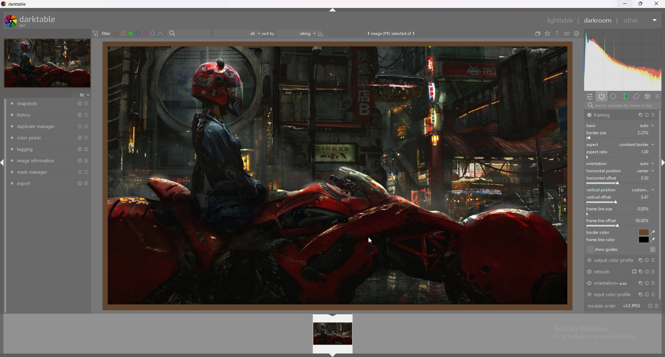 Image resolution: width=665 pixels, height=357 pixels. Describe the element at coordinates (15, 4) in the screenshot. I see `darktable` at that location.